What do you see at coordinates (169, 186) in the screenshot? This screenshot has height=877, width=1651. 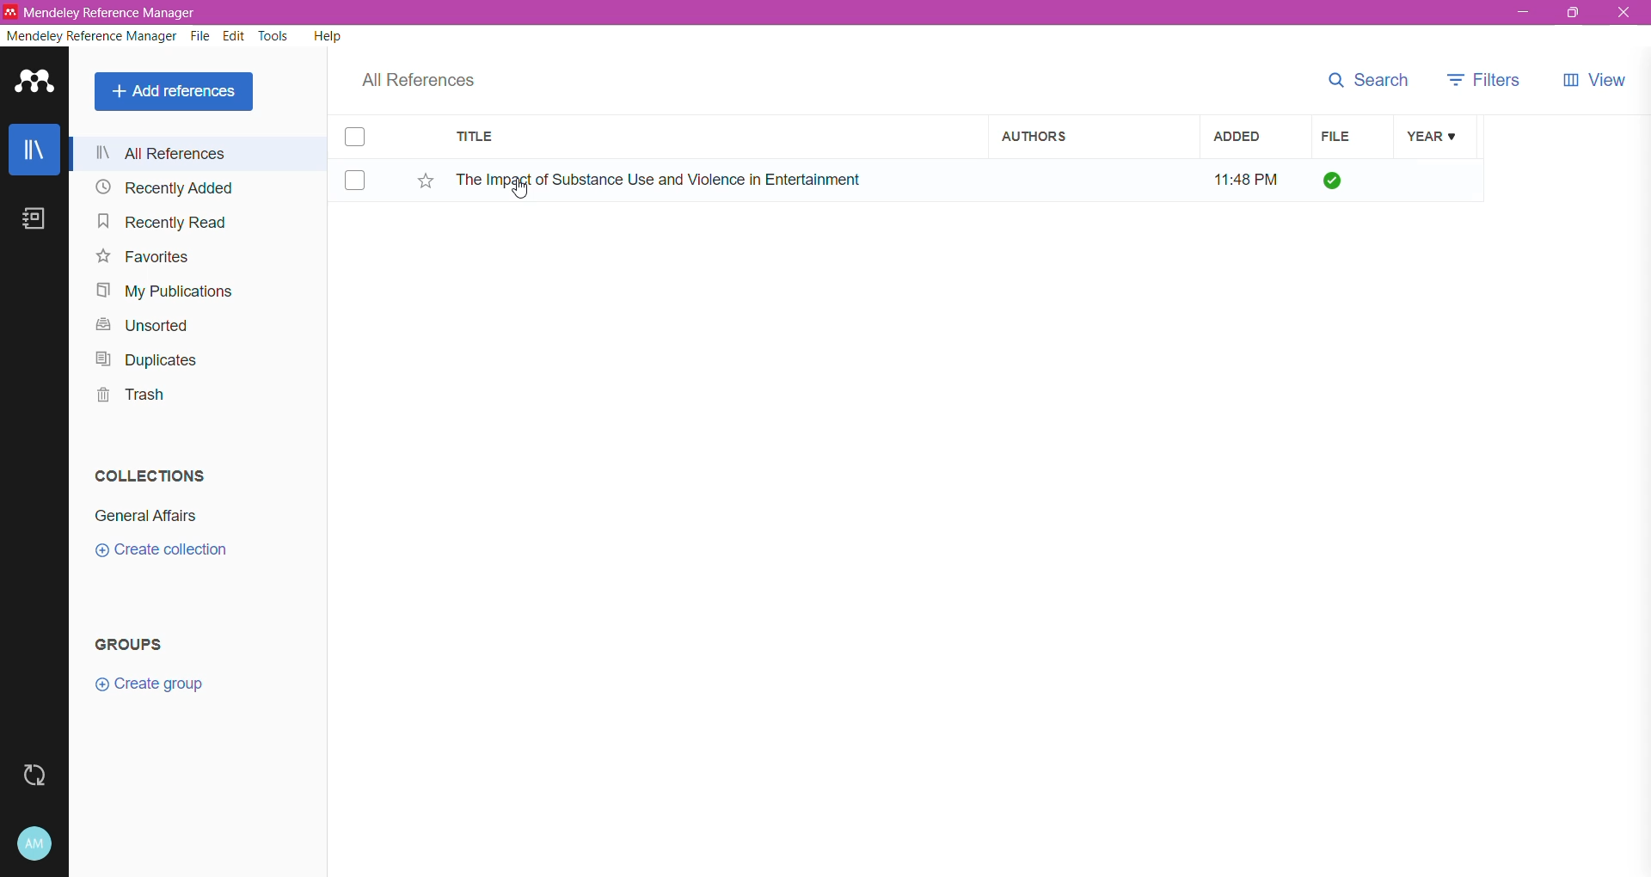 I see `Recently Added` at bounding box center [169, 186].